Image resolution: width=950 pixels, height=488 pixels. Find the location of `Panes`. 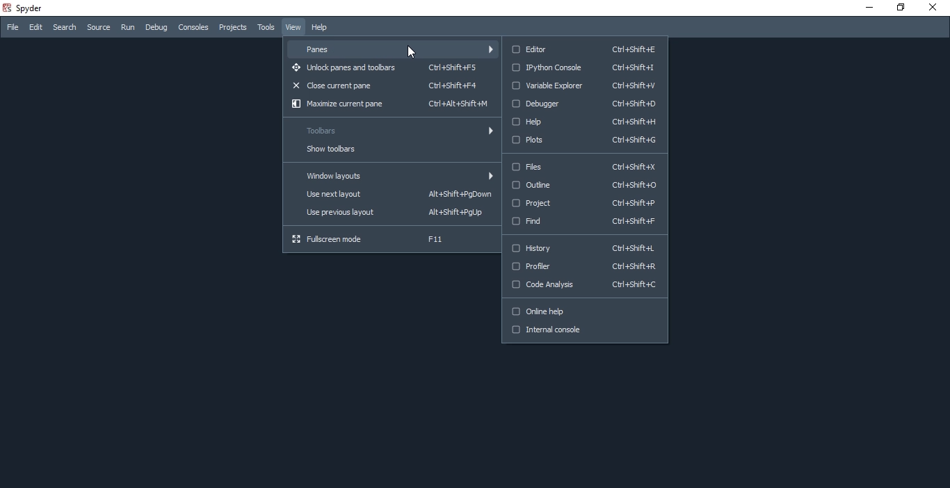

Panes is located at coordinates (392, 48).